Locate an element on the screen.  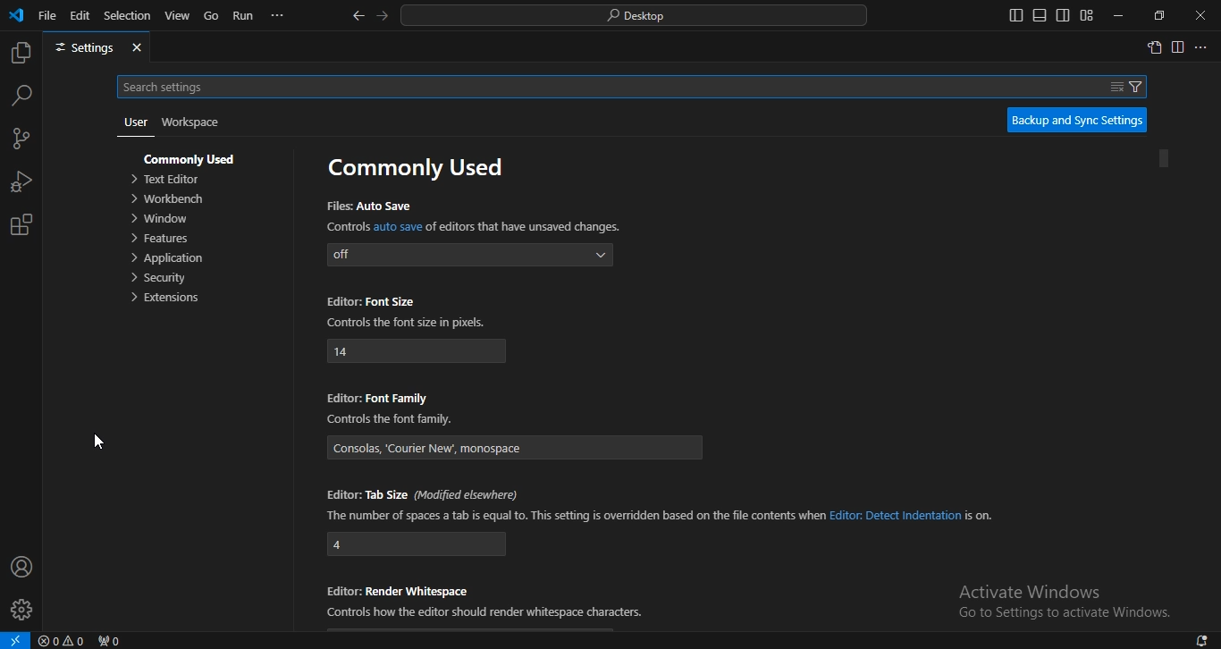
... is located at coordinates (279, 19).